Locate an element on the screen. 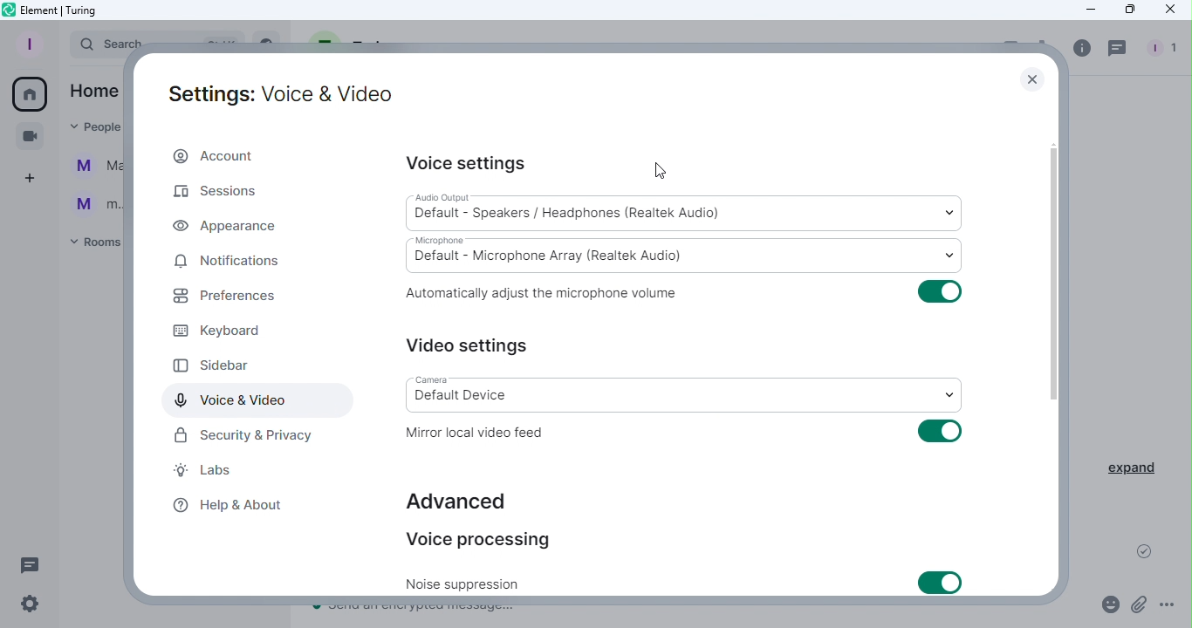 The image size is (1192, 628). Audio output is located at coordinates (685, 211).